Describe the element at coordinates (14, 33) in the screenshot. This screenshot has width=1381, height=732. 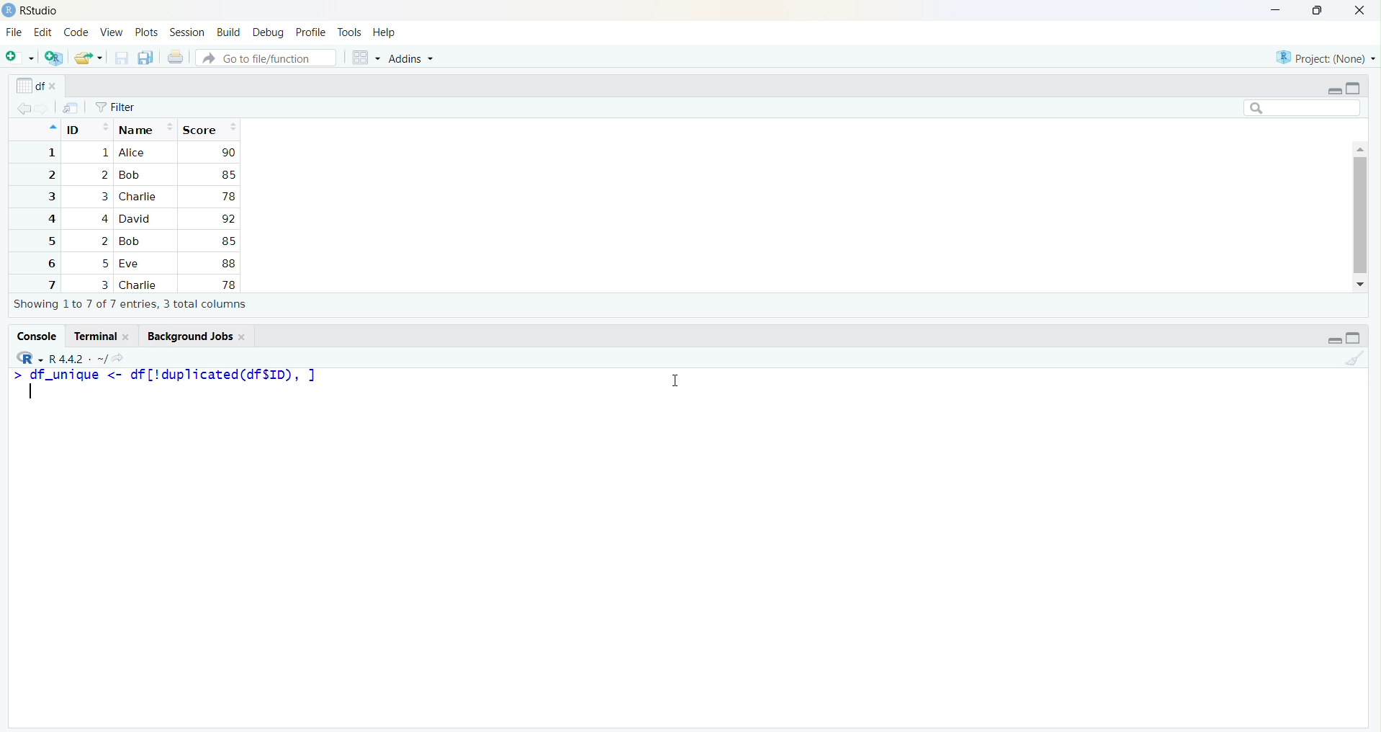
I see `File` at that location.